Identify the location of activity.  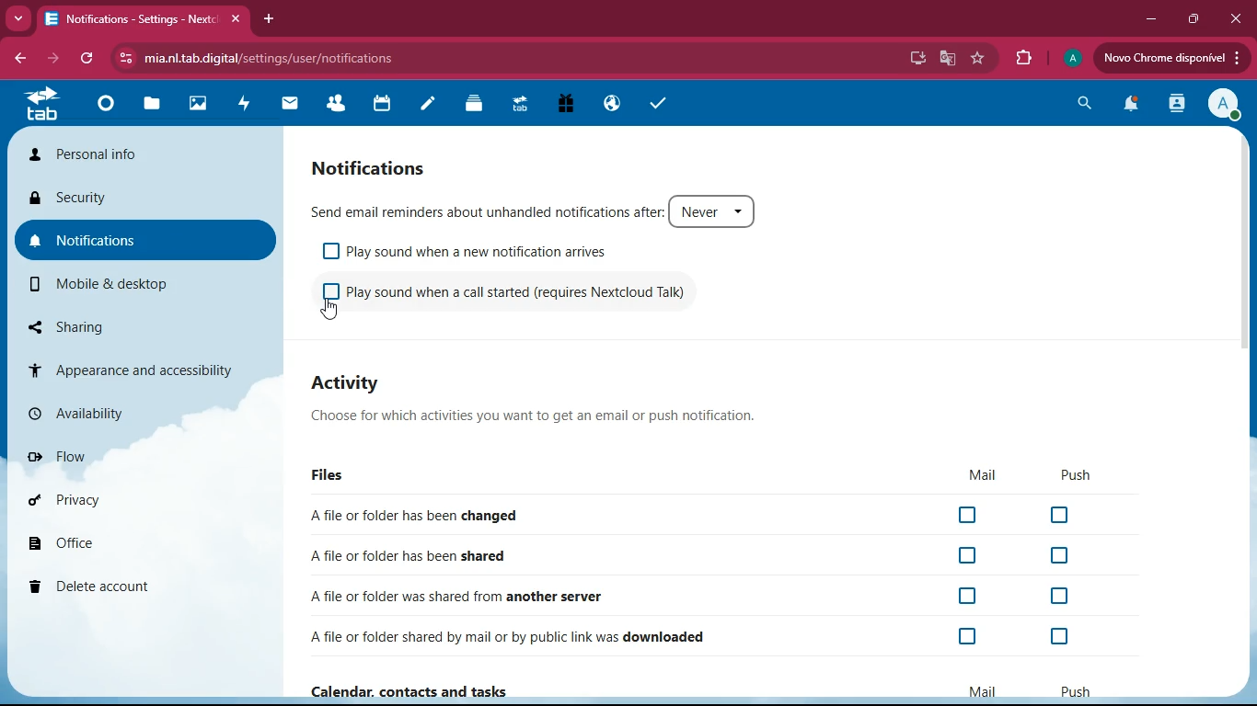
(249, 108).